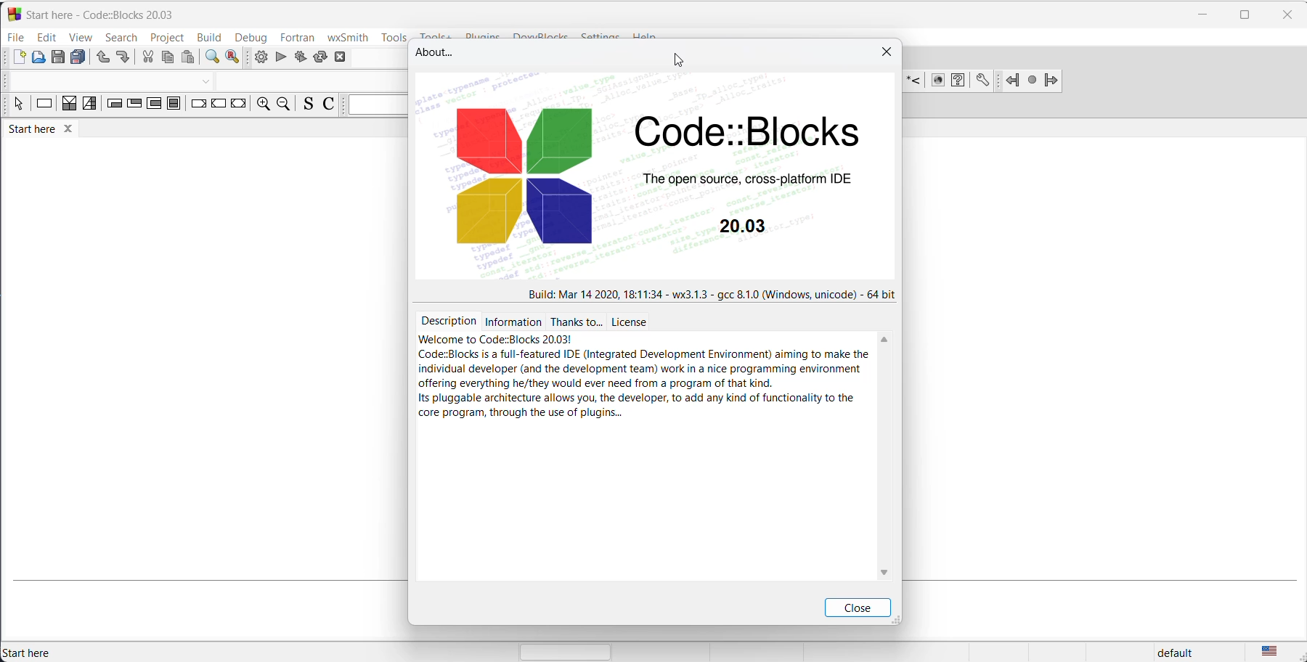  I want to click on dropdown button, so click(204, 80).